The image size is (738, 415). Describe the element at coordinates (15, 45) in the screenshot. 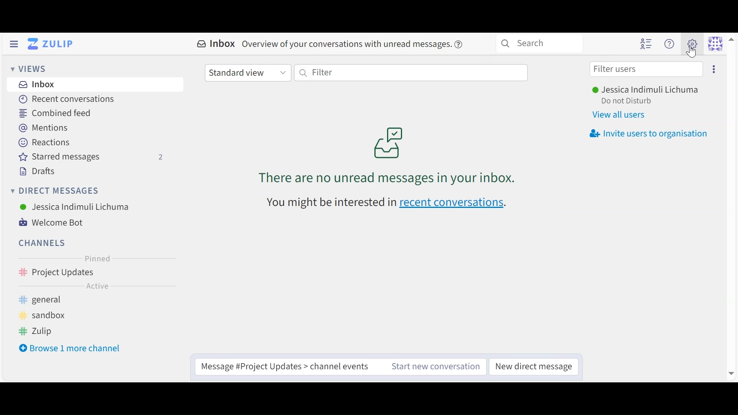

I see `Hide Left Sidebar` at that location.